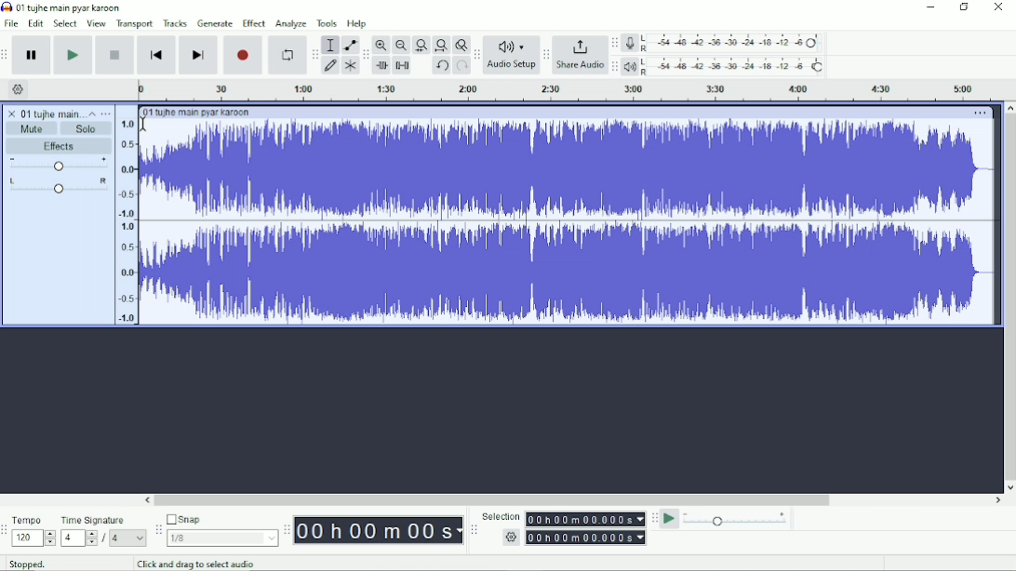  What do you see at coordinates (62, 146) in the screenshot?
I see `Effects` at bounding box center [62, 146].